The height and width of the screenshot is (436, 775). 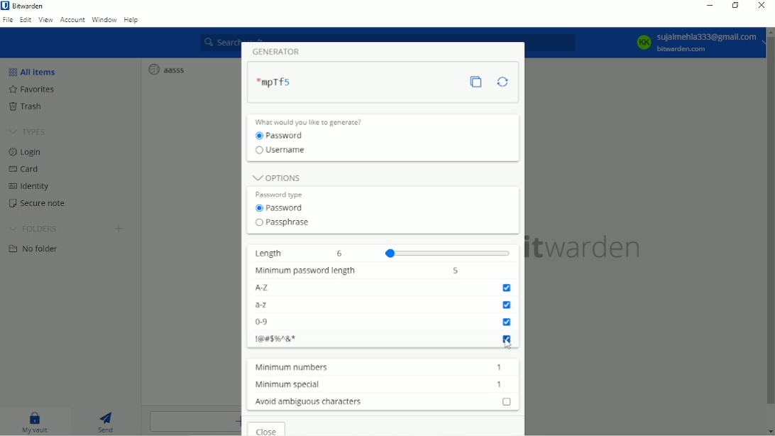 What do you see at coordinates (461, 271) in the screenshot?
I see `input password length` at bounding box center [461, 271].